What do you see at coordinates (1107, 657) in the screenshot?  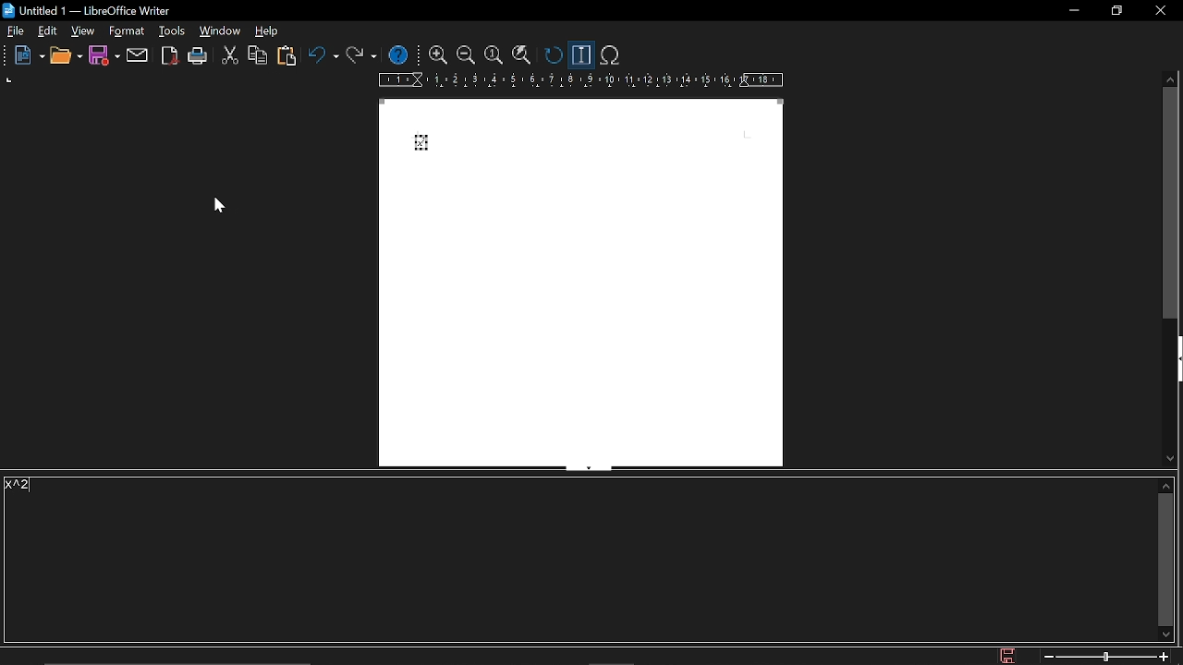 I see `change zoom` at bounding box center [1107, 657].